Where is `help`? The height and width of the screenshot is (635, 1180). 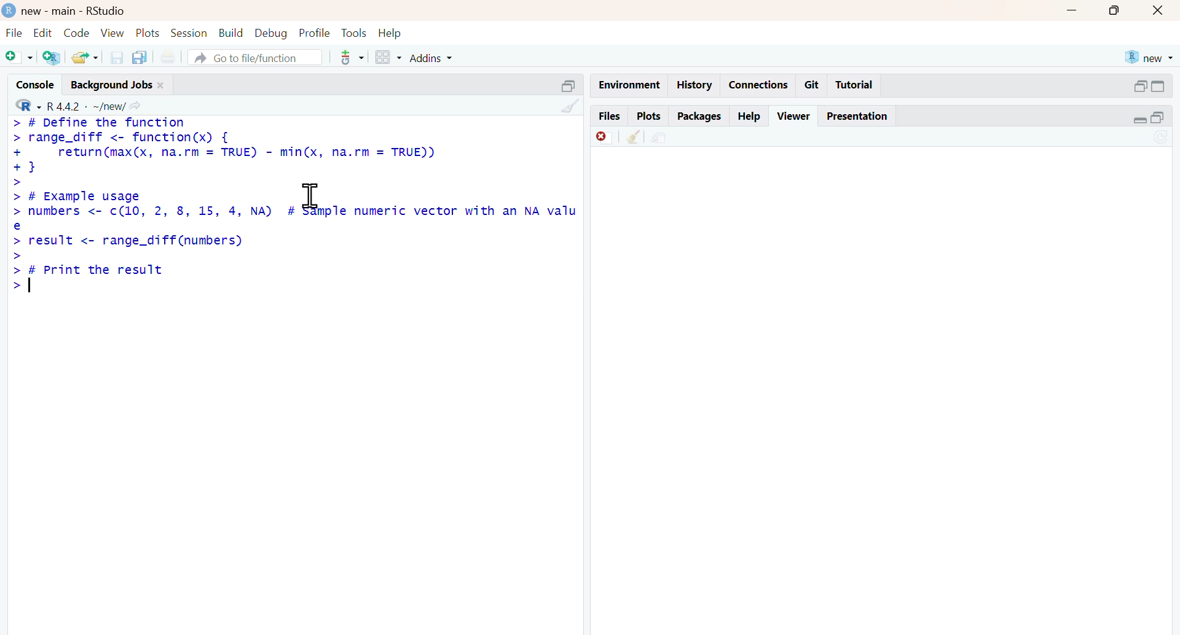 help is located at coordinates (750, 117).